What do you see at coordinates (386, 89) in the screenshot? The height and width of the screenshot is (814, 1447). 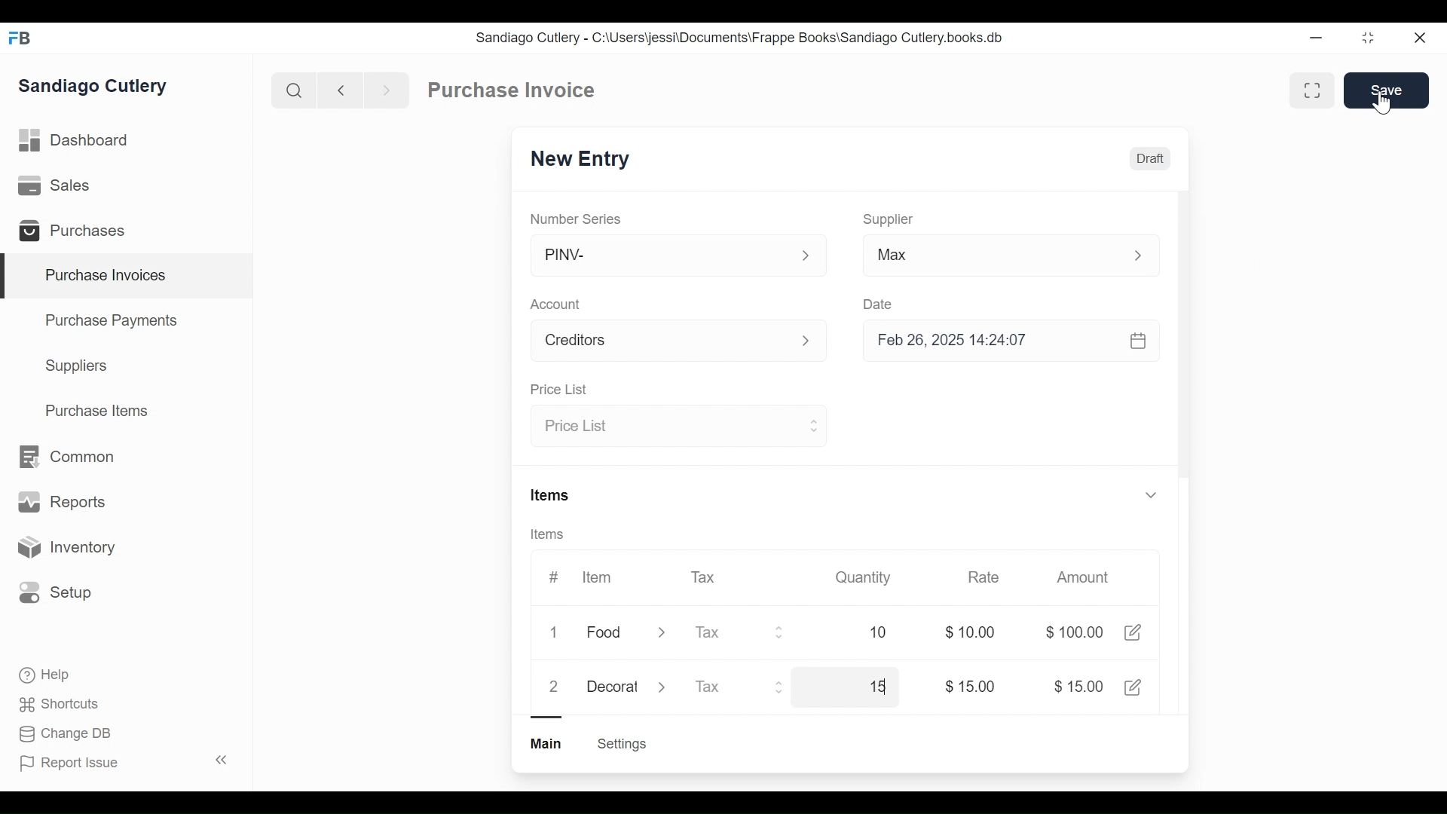 I see `Navigate forward` at bounding box center [386, 89].